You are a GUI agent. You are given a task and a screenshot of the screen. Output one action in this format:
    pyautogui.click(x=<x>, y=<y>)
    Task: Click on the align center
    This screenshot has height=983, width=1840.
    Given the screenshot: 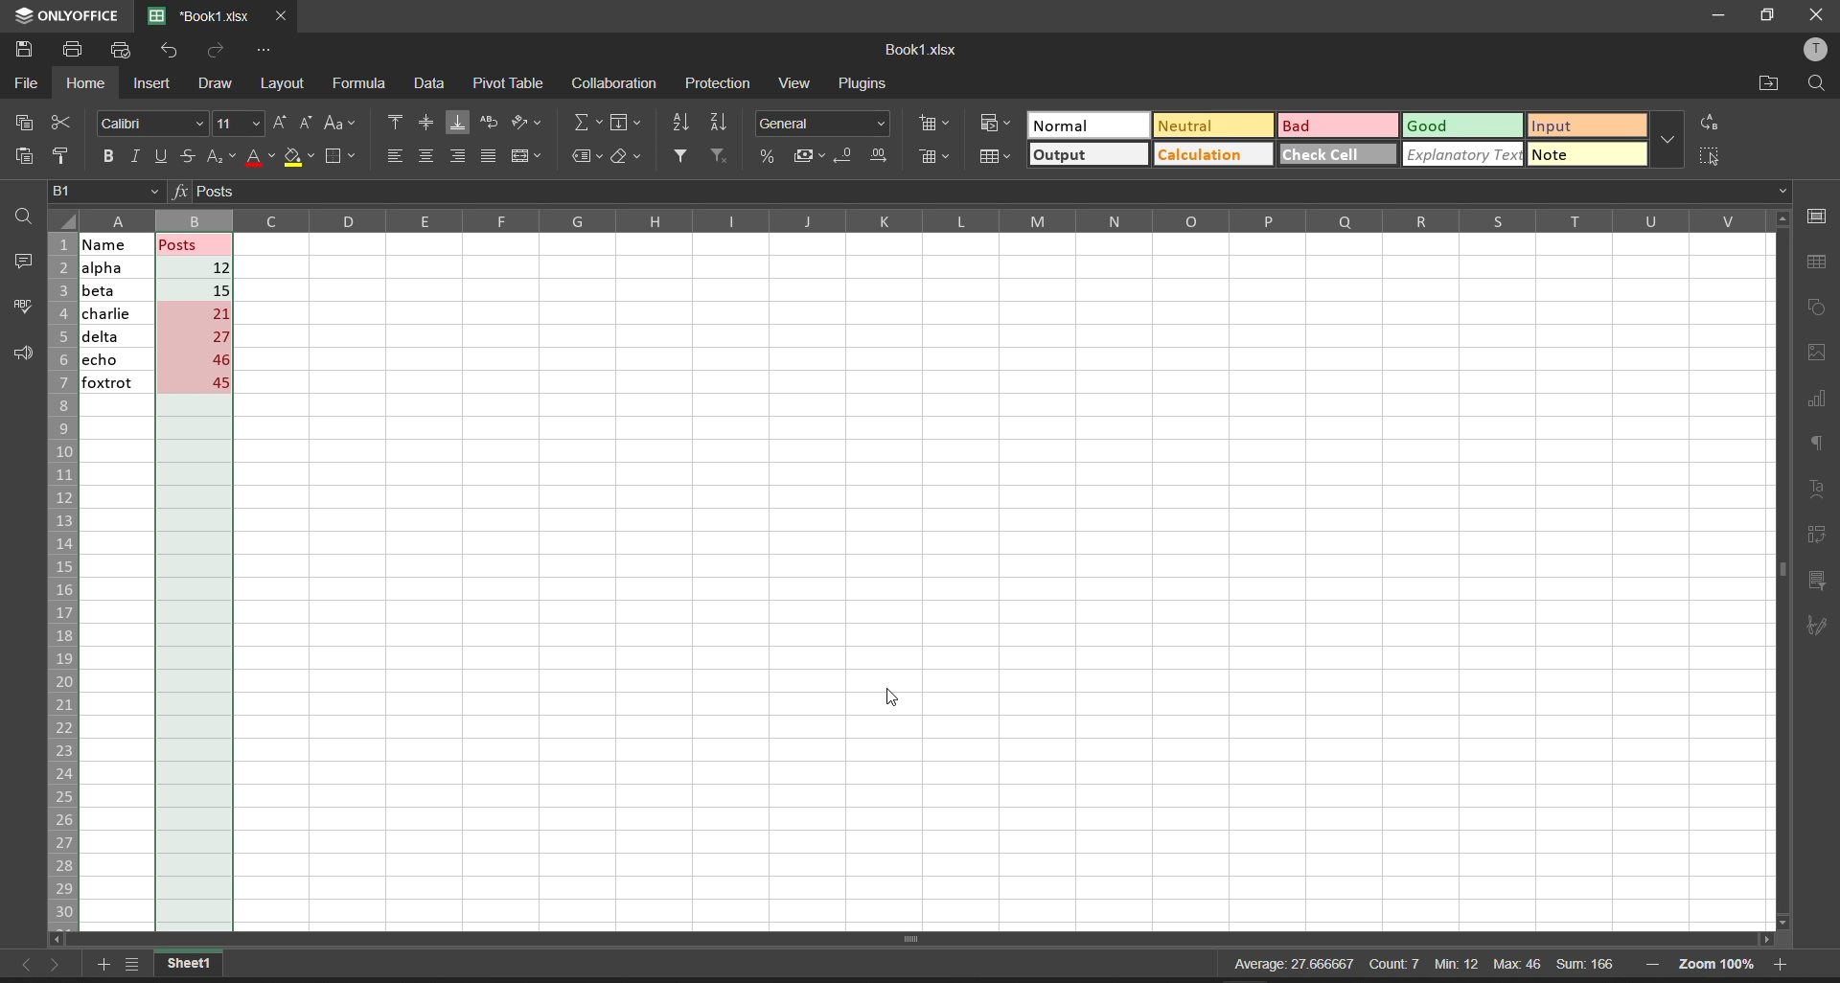 What is the action you would take?
    pyautogui.click(x=425, y=157)
    